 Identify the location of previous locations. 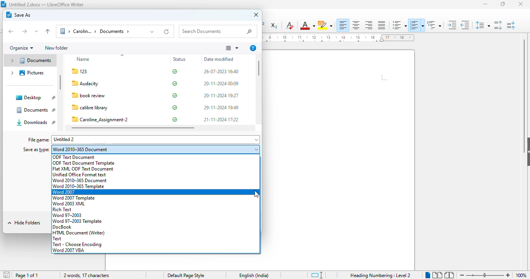
(152, 31).